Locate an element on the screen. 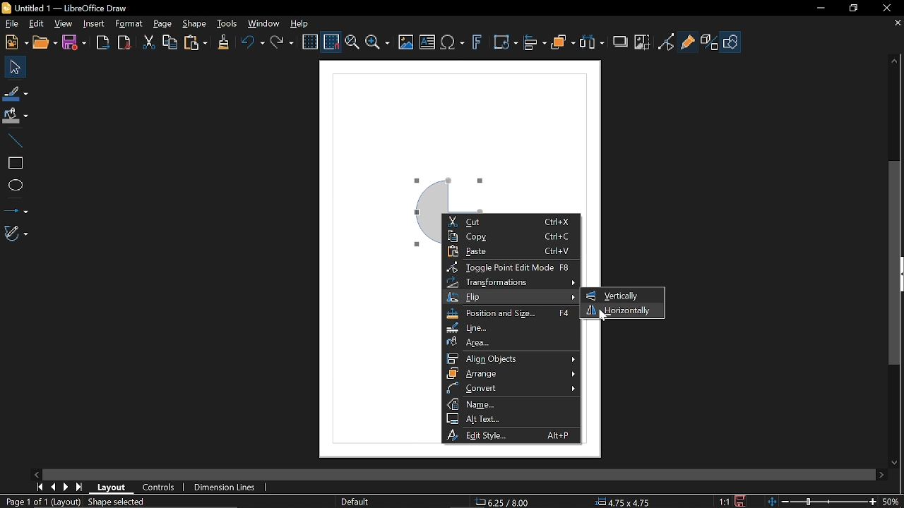 The image size is (904, 508). Crop is located at coordinates (642, 42).